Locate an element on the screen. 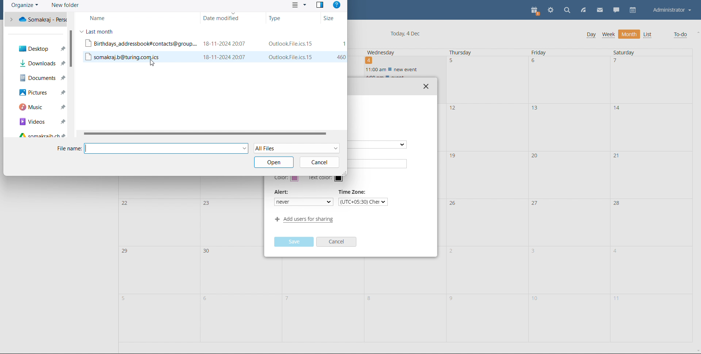 The image size is (701, 354). resize window is located at coordinates (344, 173).